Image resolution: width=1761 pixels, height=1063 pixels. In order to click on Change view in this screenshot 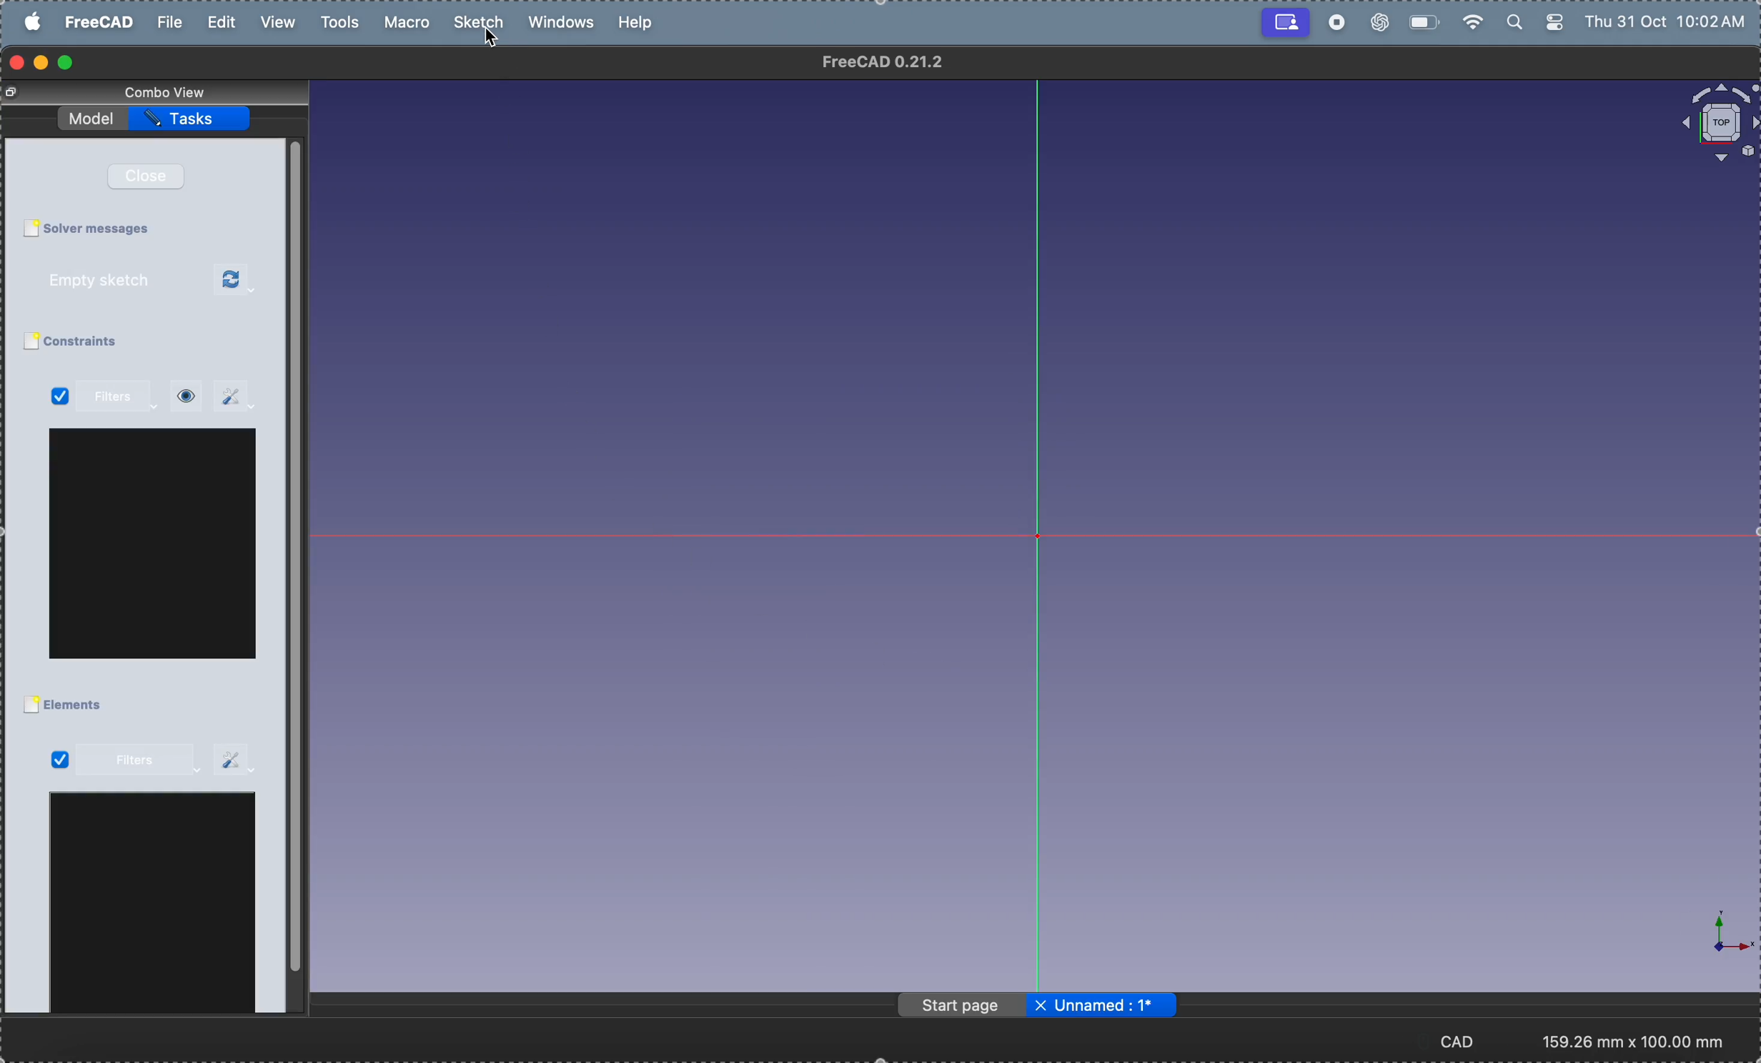, I will do `click(15, 93)`.